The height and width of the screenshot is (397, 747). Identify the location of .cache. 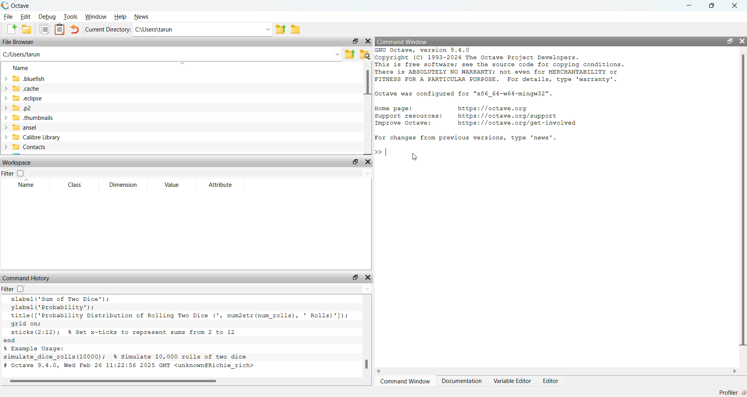
(21, 88).